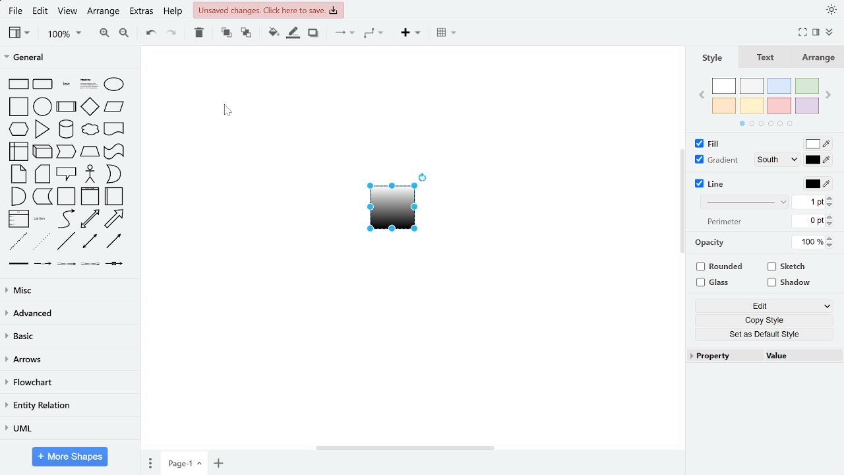 This screenshot has width=844, height=475. Describe the element at coordinates (68, 11) in the screenshot. I see `view` at that location.